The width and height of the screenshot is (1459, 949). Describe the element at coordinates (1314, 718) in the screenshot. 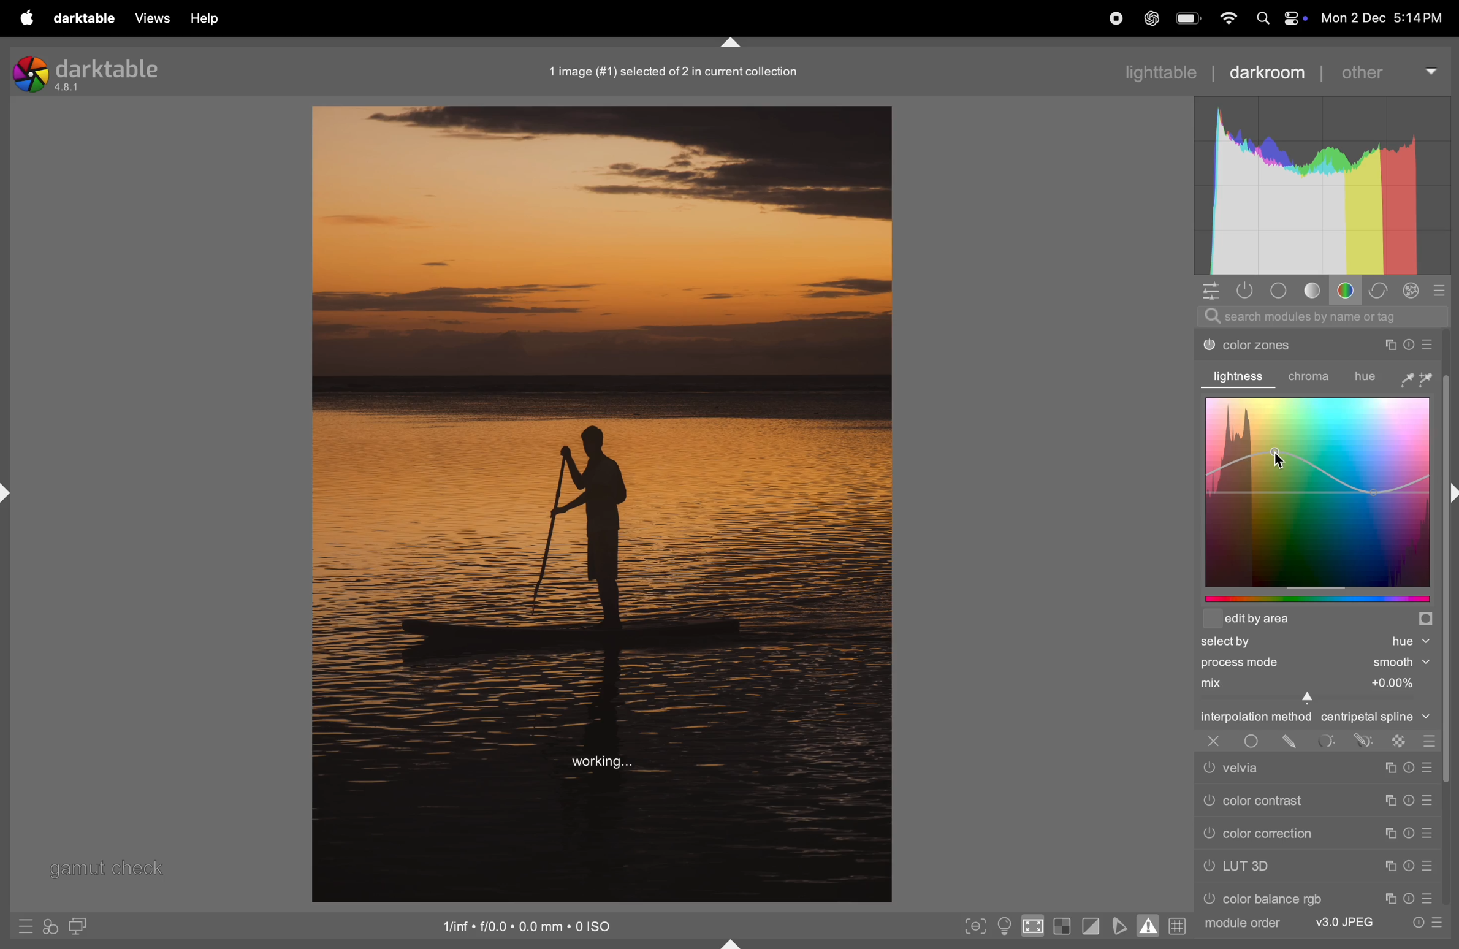

I see `interpolation central spline` at that location.